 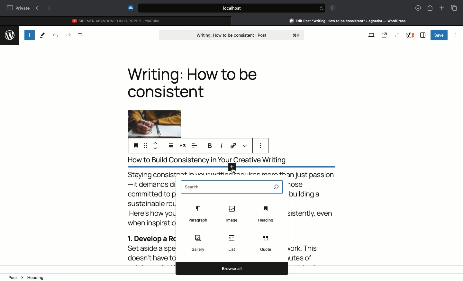 I want to click on Save, so click(x=439, y=35).